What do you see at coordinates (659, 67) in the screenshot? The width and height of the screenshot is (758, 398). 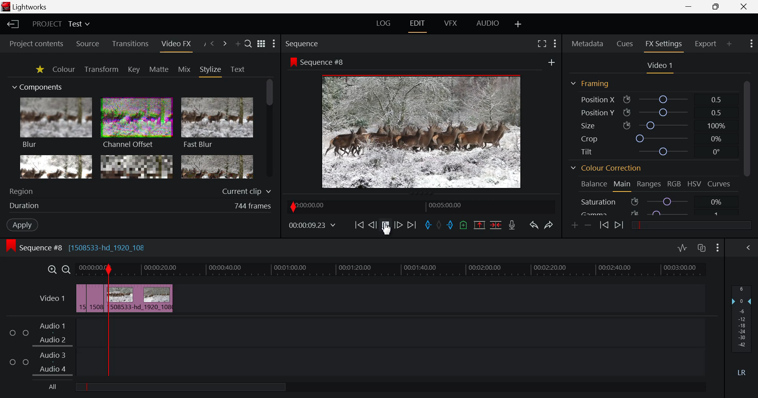 I see `Video Settings` at bounding box center [659, 67].